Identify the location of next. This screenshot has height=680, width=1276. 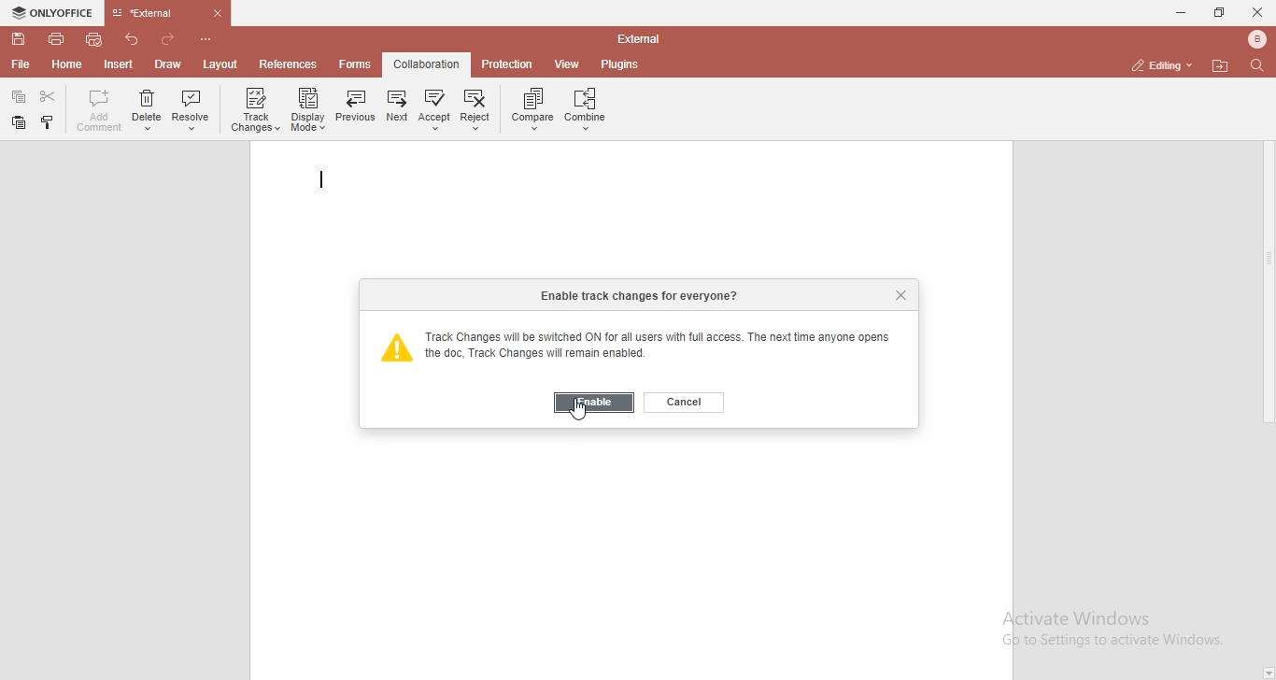
(395, 109).